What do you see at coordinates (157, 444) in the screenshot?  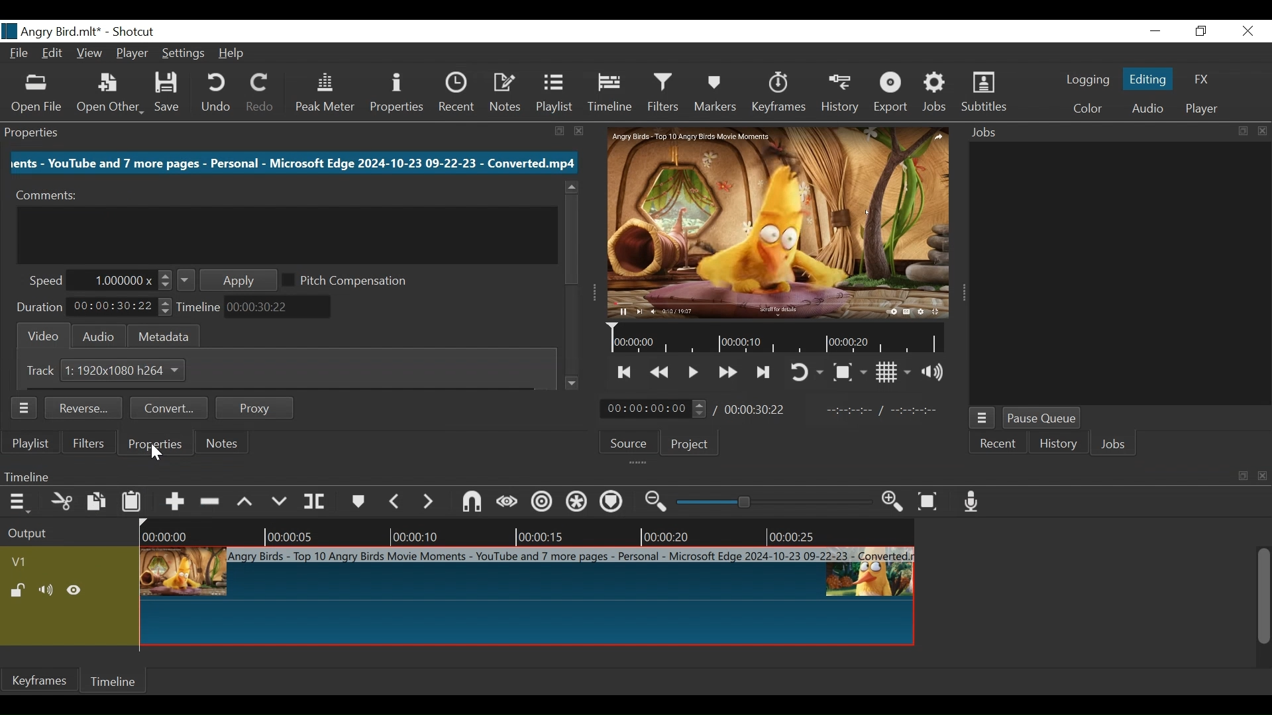 I see `Properties` at bounding box center [157, 444].